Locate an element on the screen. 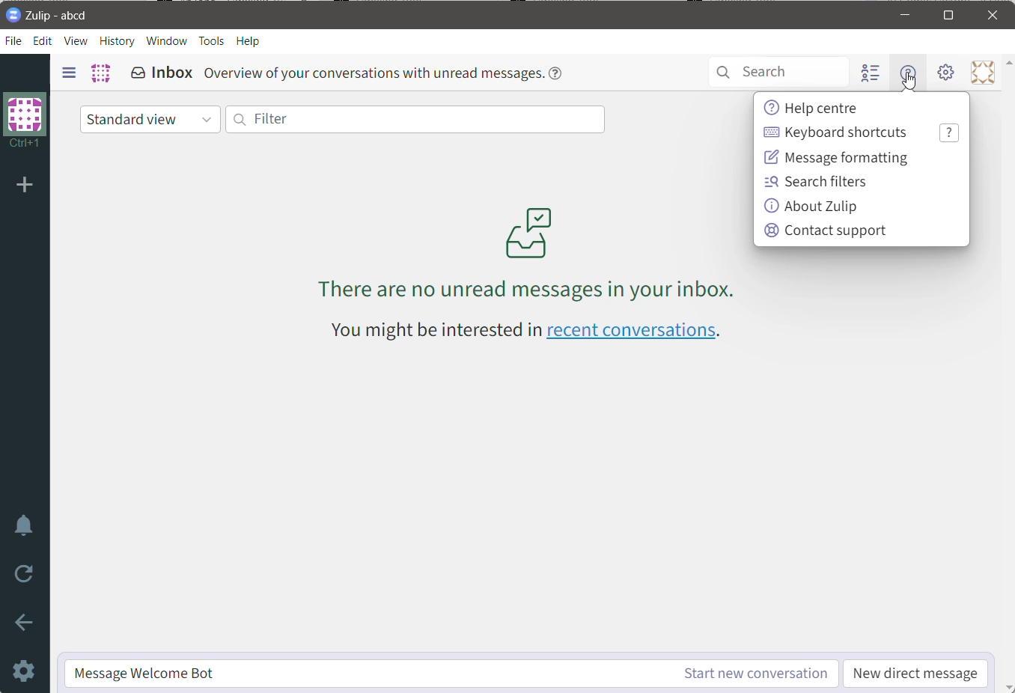  New Direct Message is located at coordinates (916, 675).